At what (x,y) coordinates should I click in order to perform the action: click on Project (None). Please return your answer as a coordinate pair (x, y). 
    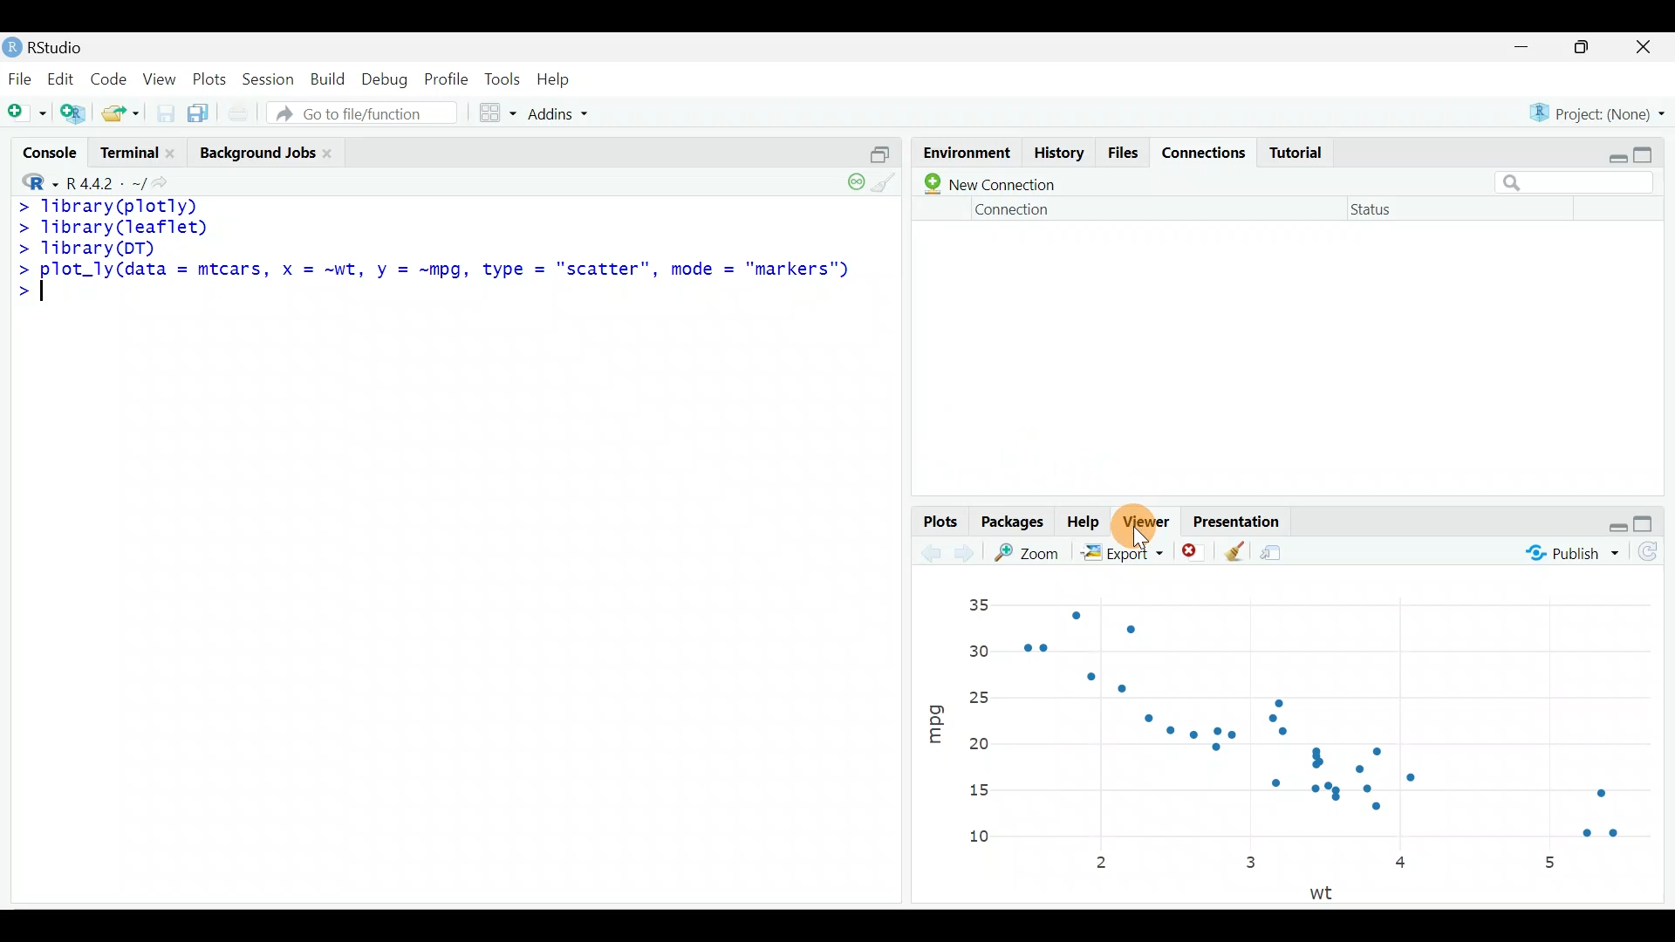
    Looking at the image, I should click on (1598, 107).